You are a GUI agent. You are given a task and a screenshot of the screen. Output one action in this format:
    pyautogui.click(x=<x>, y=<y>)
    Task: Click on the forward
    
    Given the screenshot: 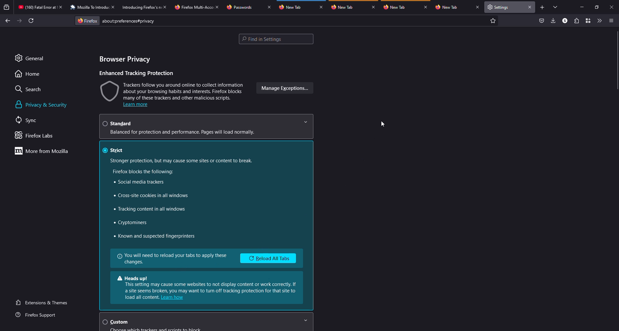 What is the action you would take?
    pyautogui.click(x=19, y=21)
    